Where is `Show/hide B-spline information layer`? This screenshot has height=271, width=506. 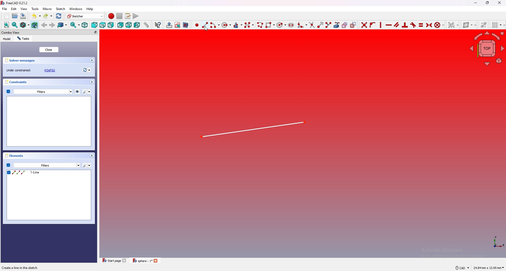 Show/hide B-spline information layer is located at coordinates (470, 24).